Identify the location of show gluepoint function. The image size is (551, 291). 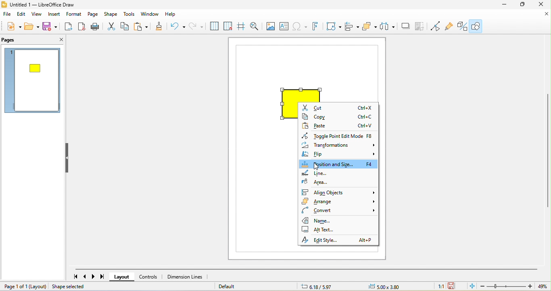
(449, 26).